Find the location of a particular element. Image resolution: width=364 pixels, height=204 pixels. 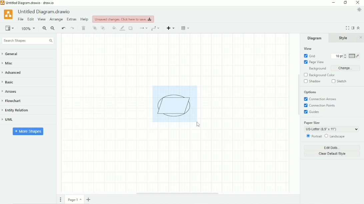

Insert is located at coordinates (171, 28).